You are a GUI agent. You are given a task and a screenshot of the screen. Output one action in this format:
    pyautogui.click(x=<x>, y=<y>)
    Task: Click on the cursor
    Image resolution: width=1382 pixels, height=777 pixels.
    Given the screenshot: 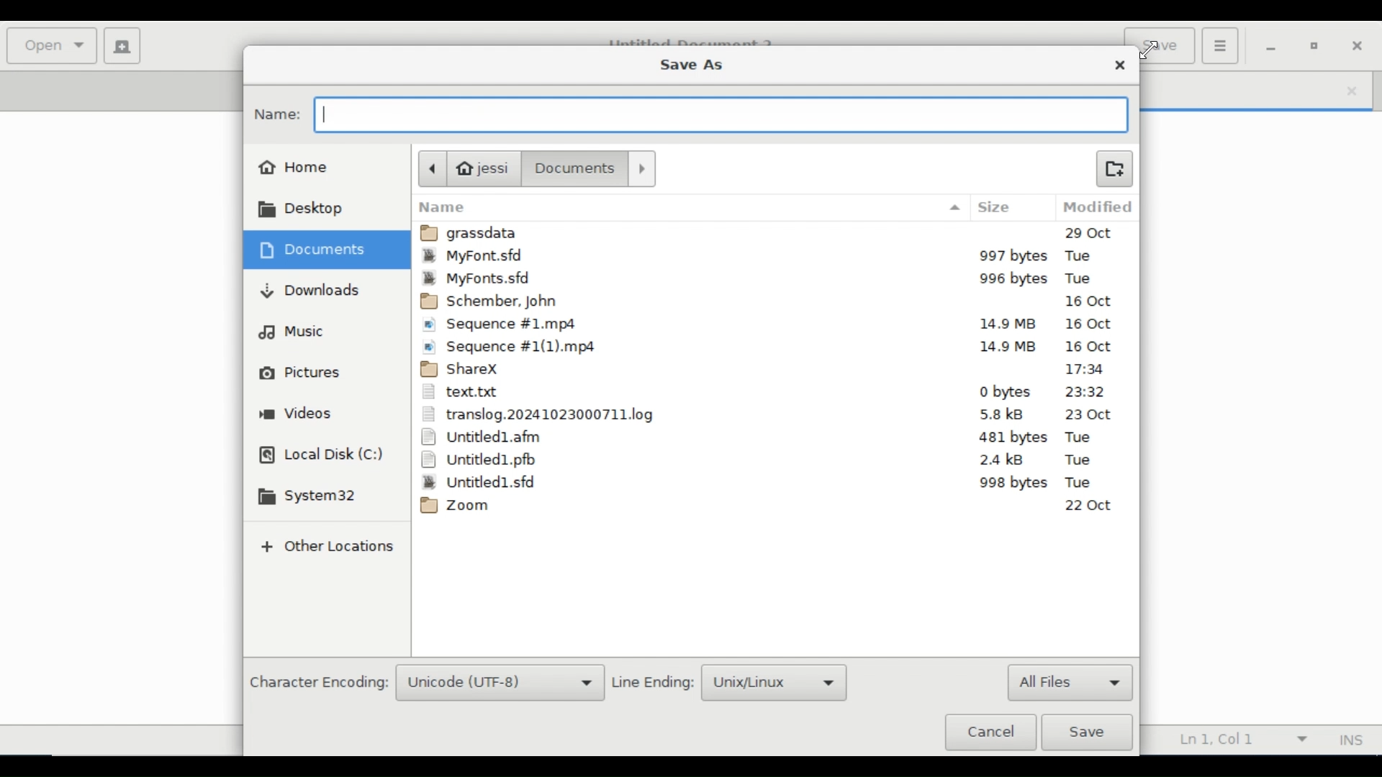 What is the action you would take?
    pyautogui.click(x=1154, y=53)
    